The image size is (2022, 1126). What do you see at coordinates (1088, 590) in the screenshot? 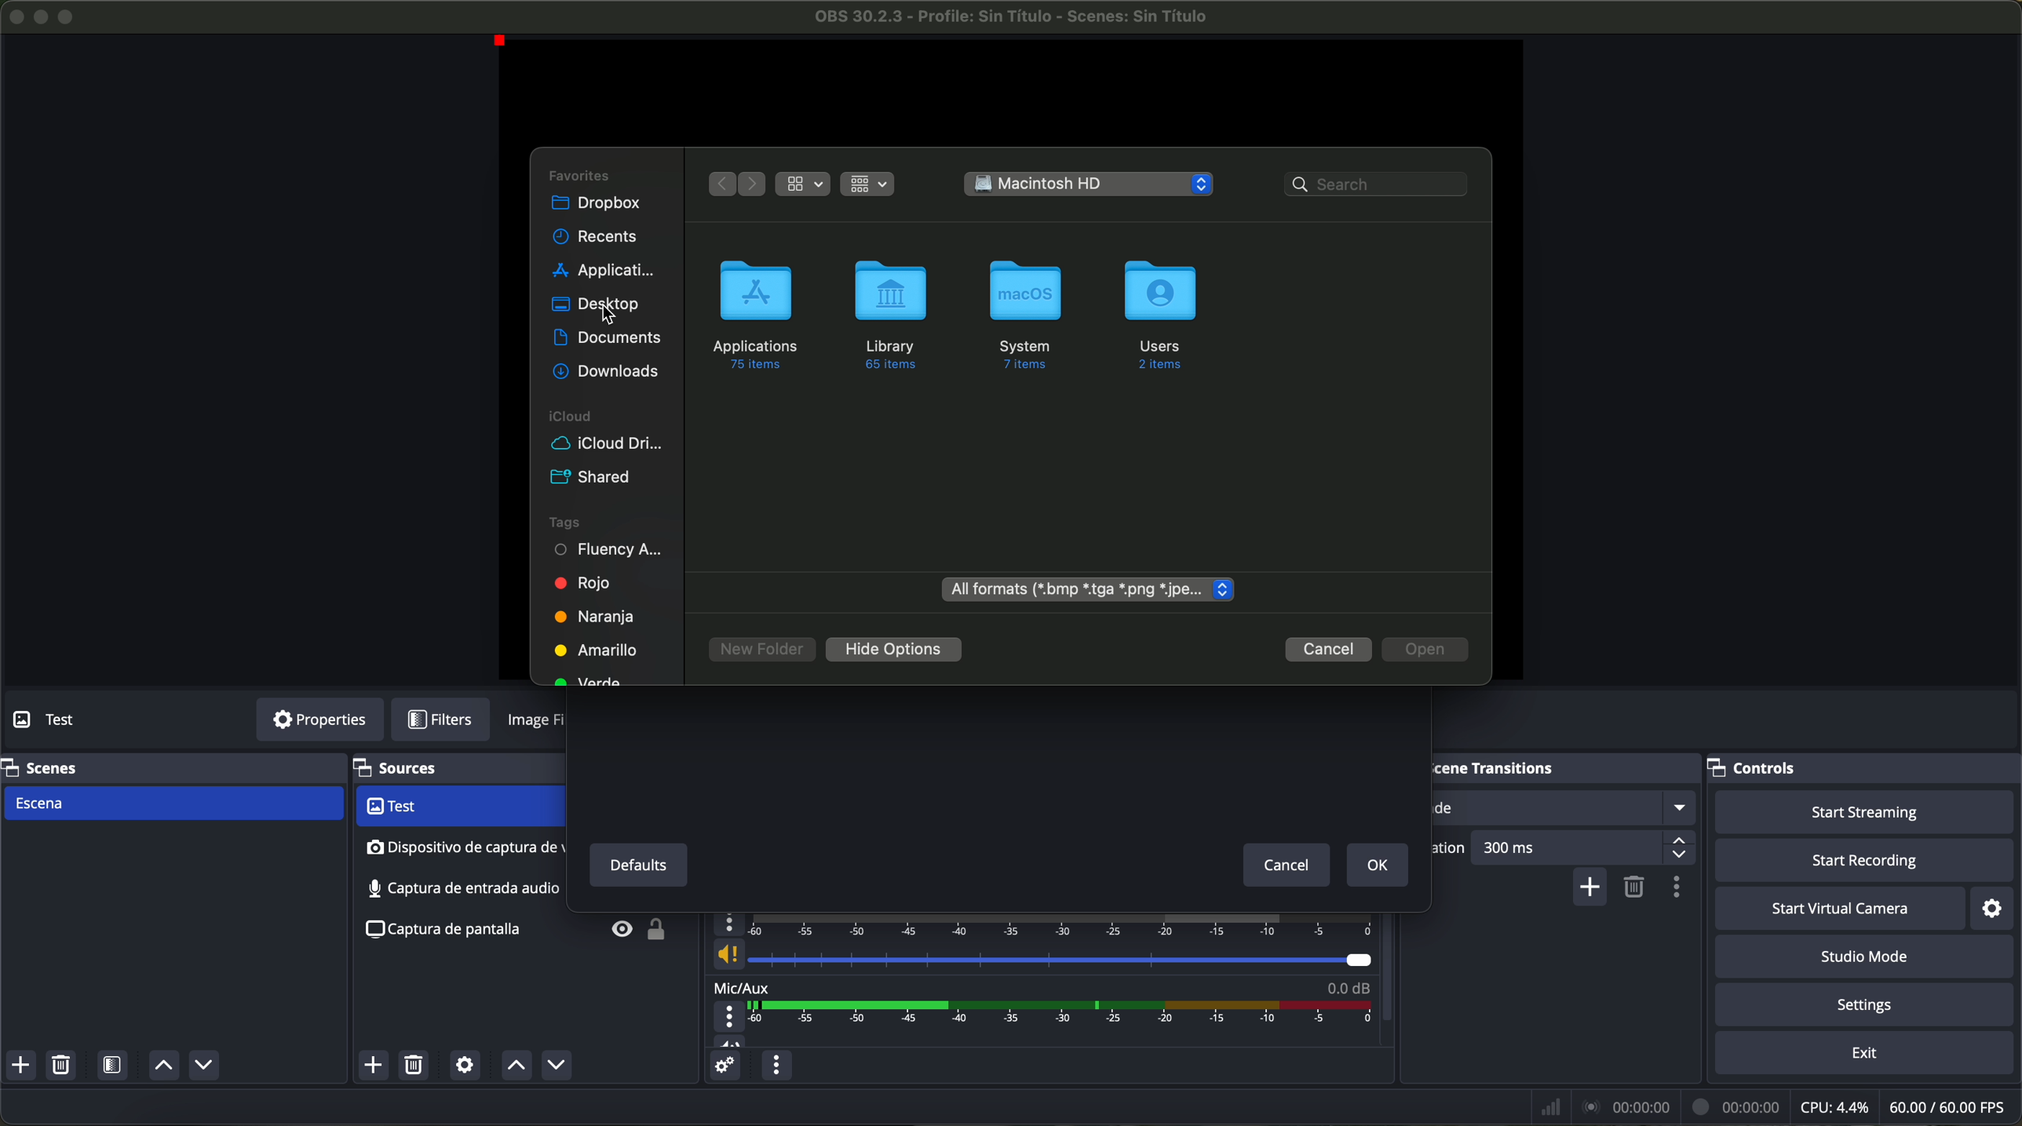
I see `all formats` at bounding box center [1088, 590].